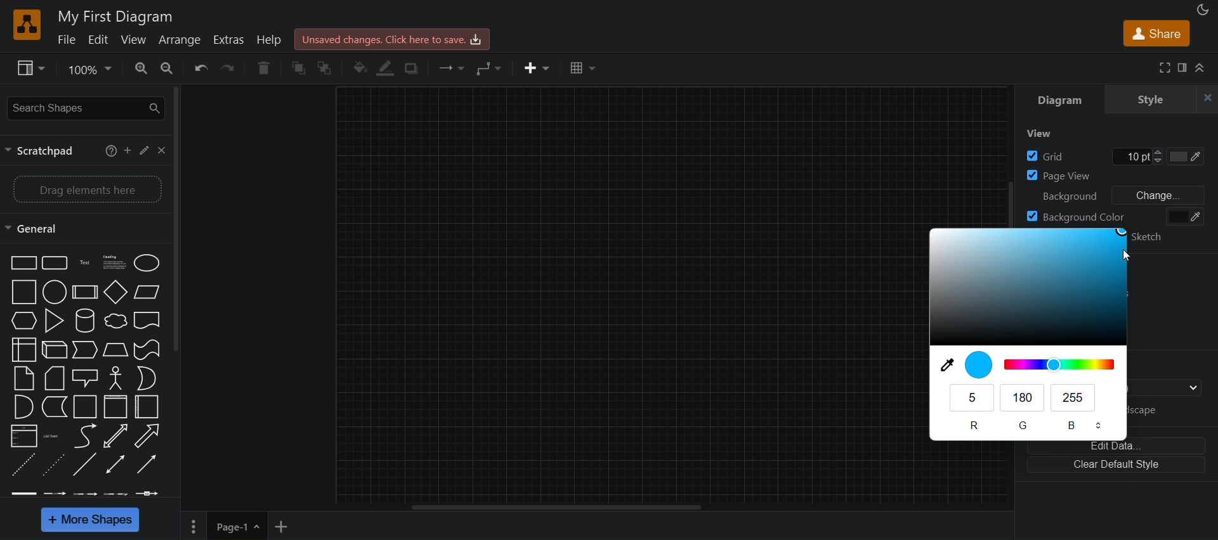  Describe the element at coordinates (1163, 239) in the screenshot. I see `sketch` at that location.